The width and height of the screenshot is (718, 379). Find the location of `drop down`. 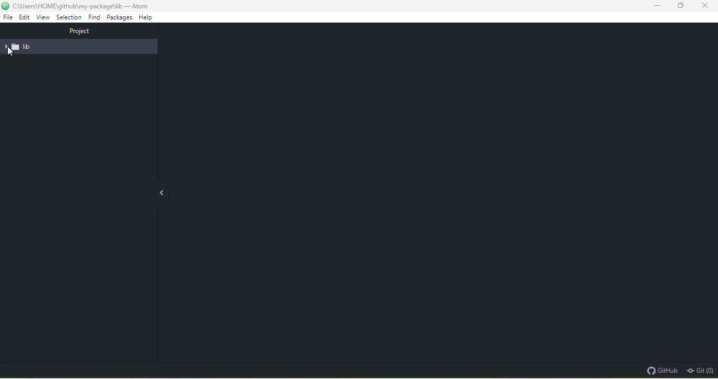

drop down is located at coordinates (6, 46).